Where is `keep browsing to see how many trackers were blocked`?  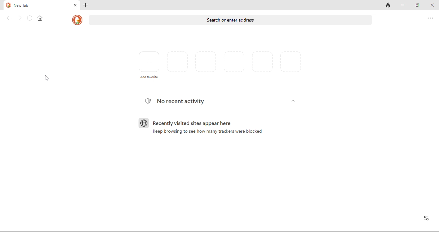
keep browsing to see how many trackers were blocked is located at coordinates (210, 132).